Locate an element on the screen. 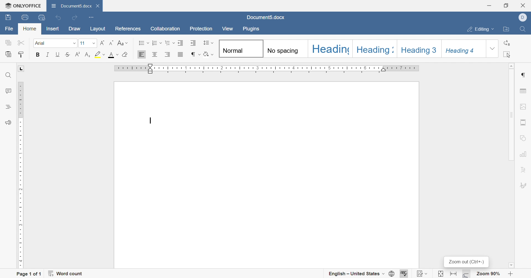  scroll bar is located at coordinates (512, 115).